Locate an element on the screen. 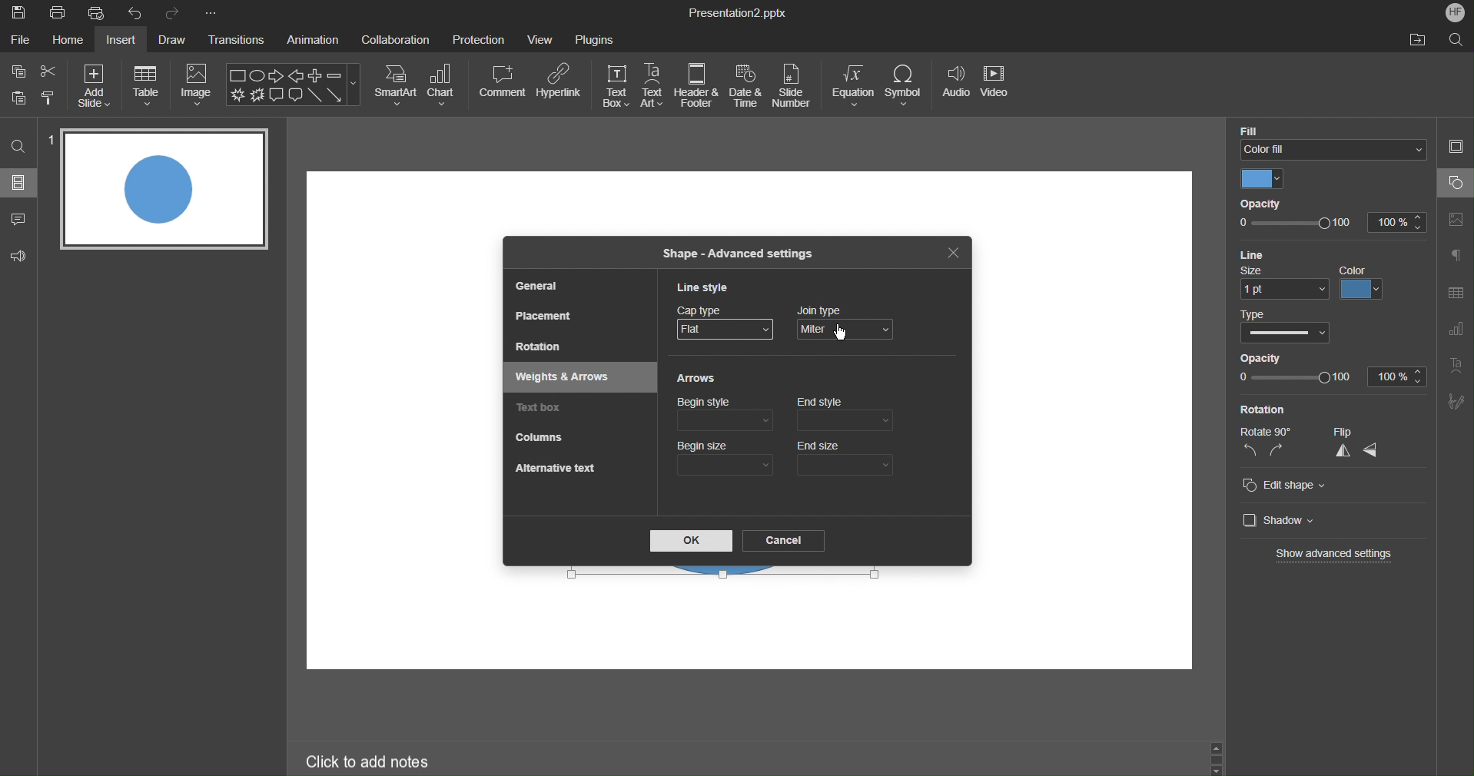 This screenshot has width=1474, height=776. Signature is located at coordinates (1456, 403).